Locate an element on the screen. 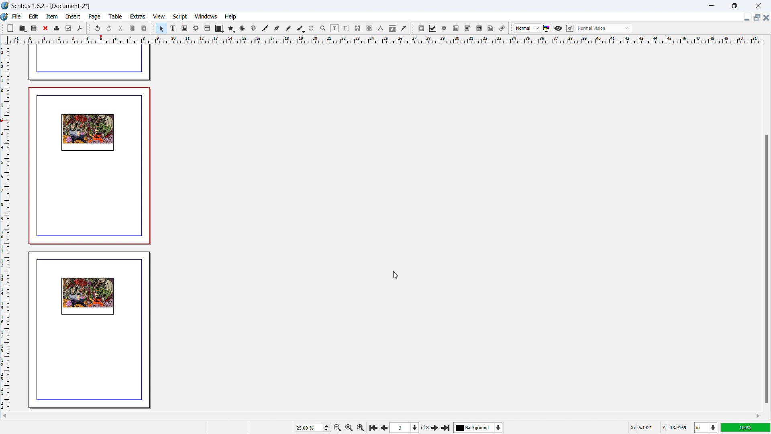 The height and width of the screenshot is (434, 771). horizontal ruler is located at coordinates (386, 39).